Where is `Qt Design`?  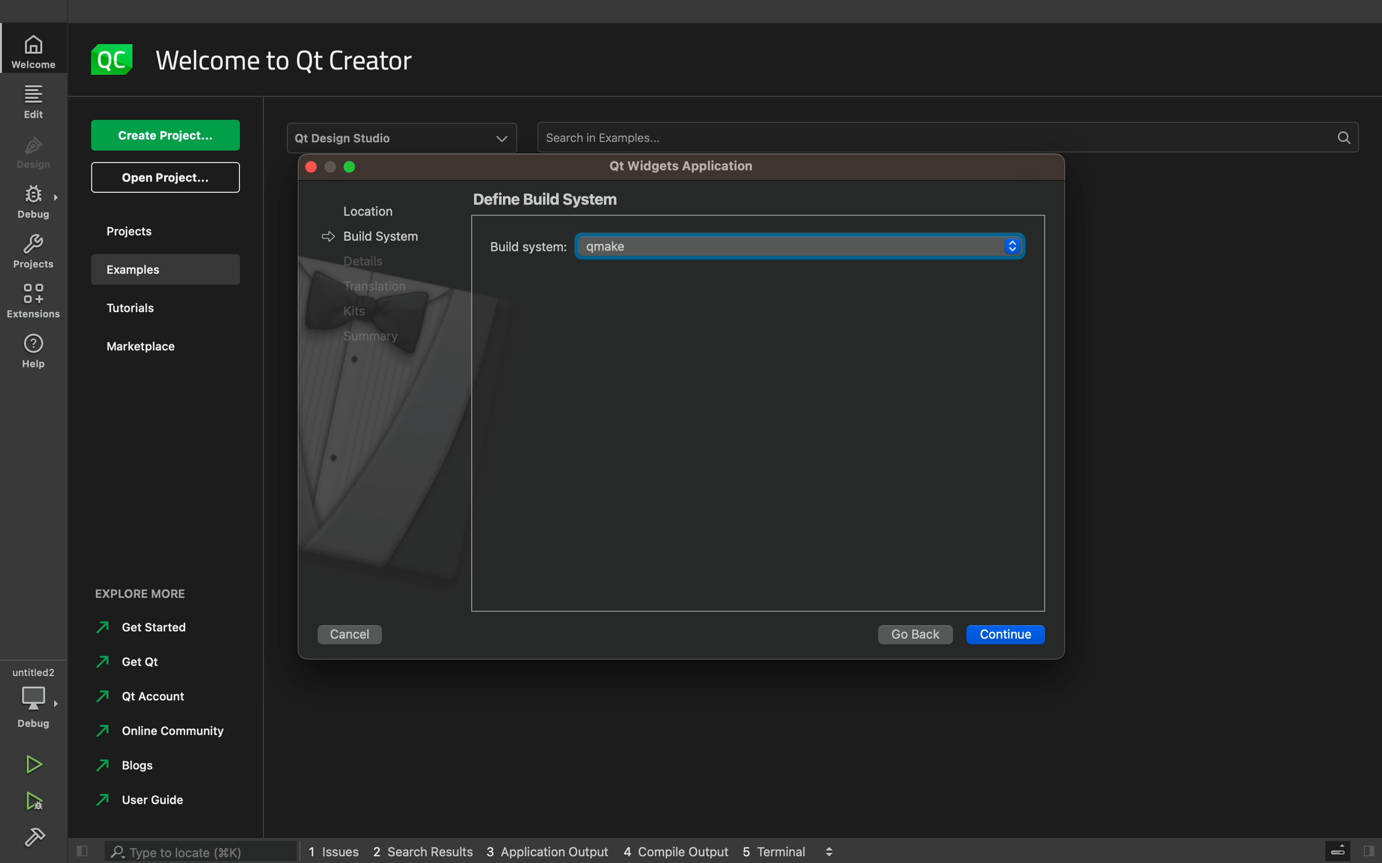
Qt Design is located at coordinates (403, 135).